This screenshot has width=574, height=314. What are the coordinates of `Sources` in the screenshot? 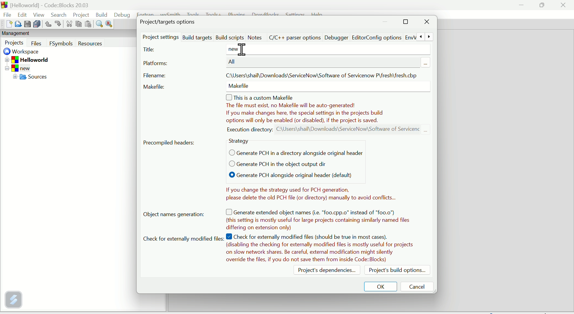 It's located at (39, 78).